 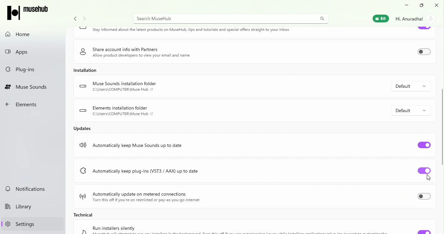 I want to click on Home, so click(x=33, y=34).